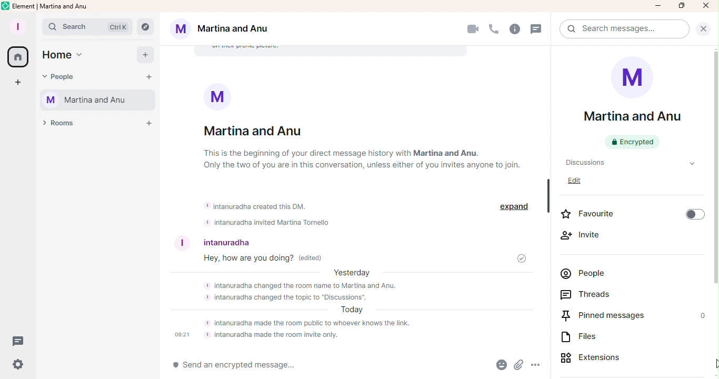  I want to click on expand, so click(516, 206).